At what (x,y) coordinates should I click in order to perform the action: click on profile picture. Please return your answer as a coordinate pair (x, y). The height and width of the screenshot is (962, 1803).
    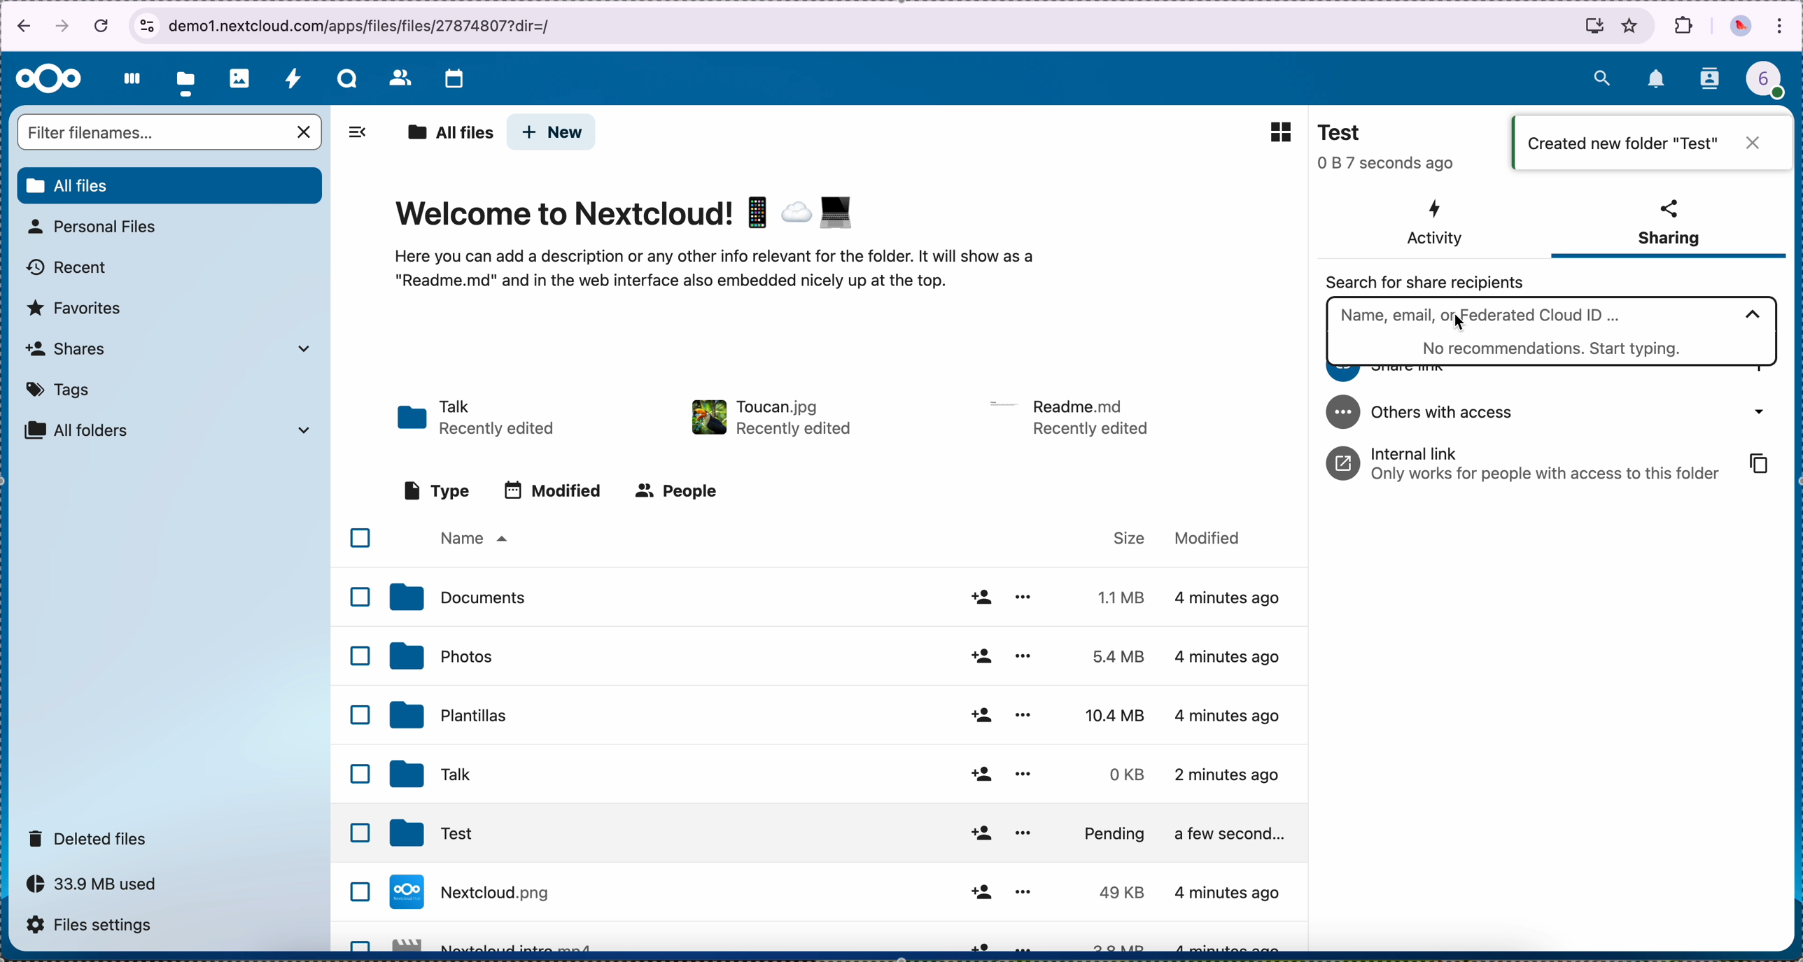
    Looking at the image, I should click on (1741, 28).